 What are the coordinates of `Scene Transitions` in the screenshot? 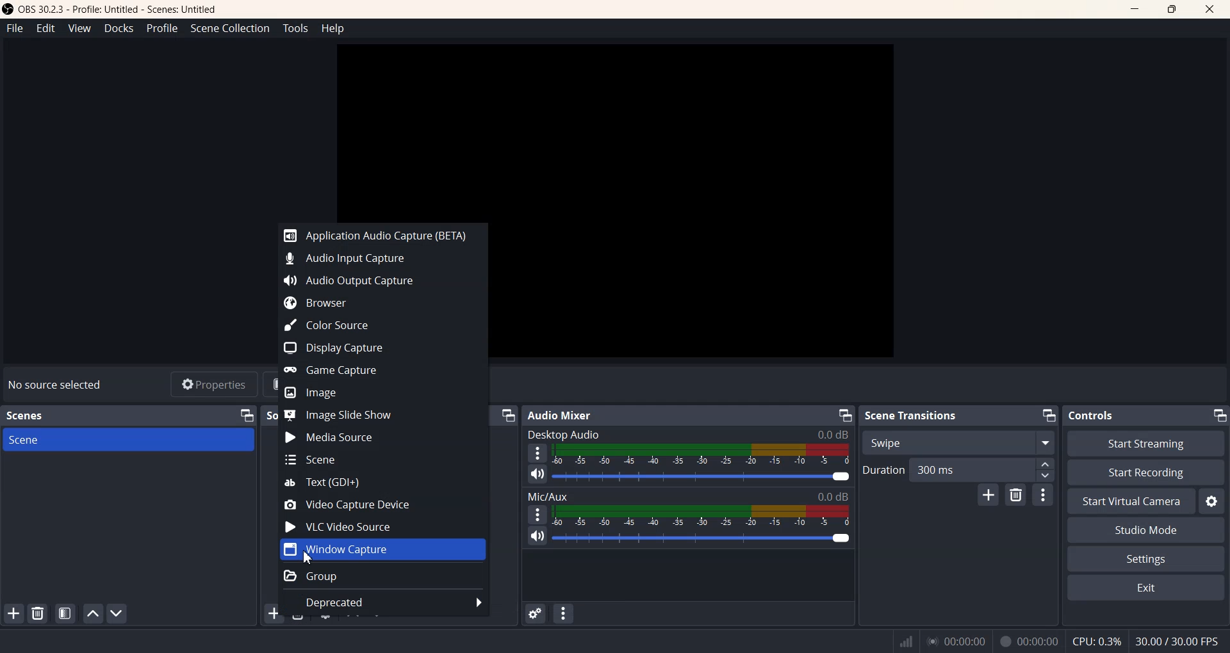 It's located at (912, 415).